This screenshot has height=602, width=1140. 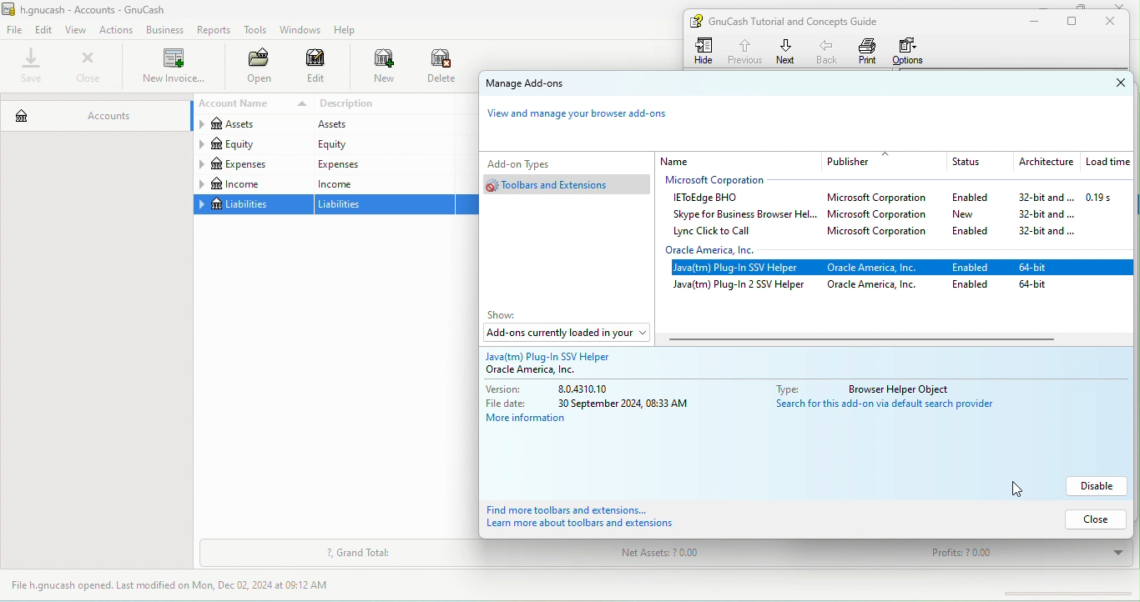 What do you see at coordinates (975, 286) in the screenshot?
I see `enable` at bounding box center [975, 286].